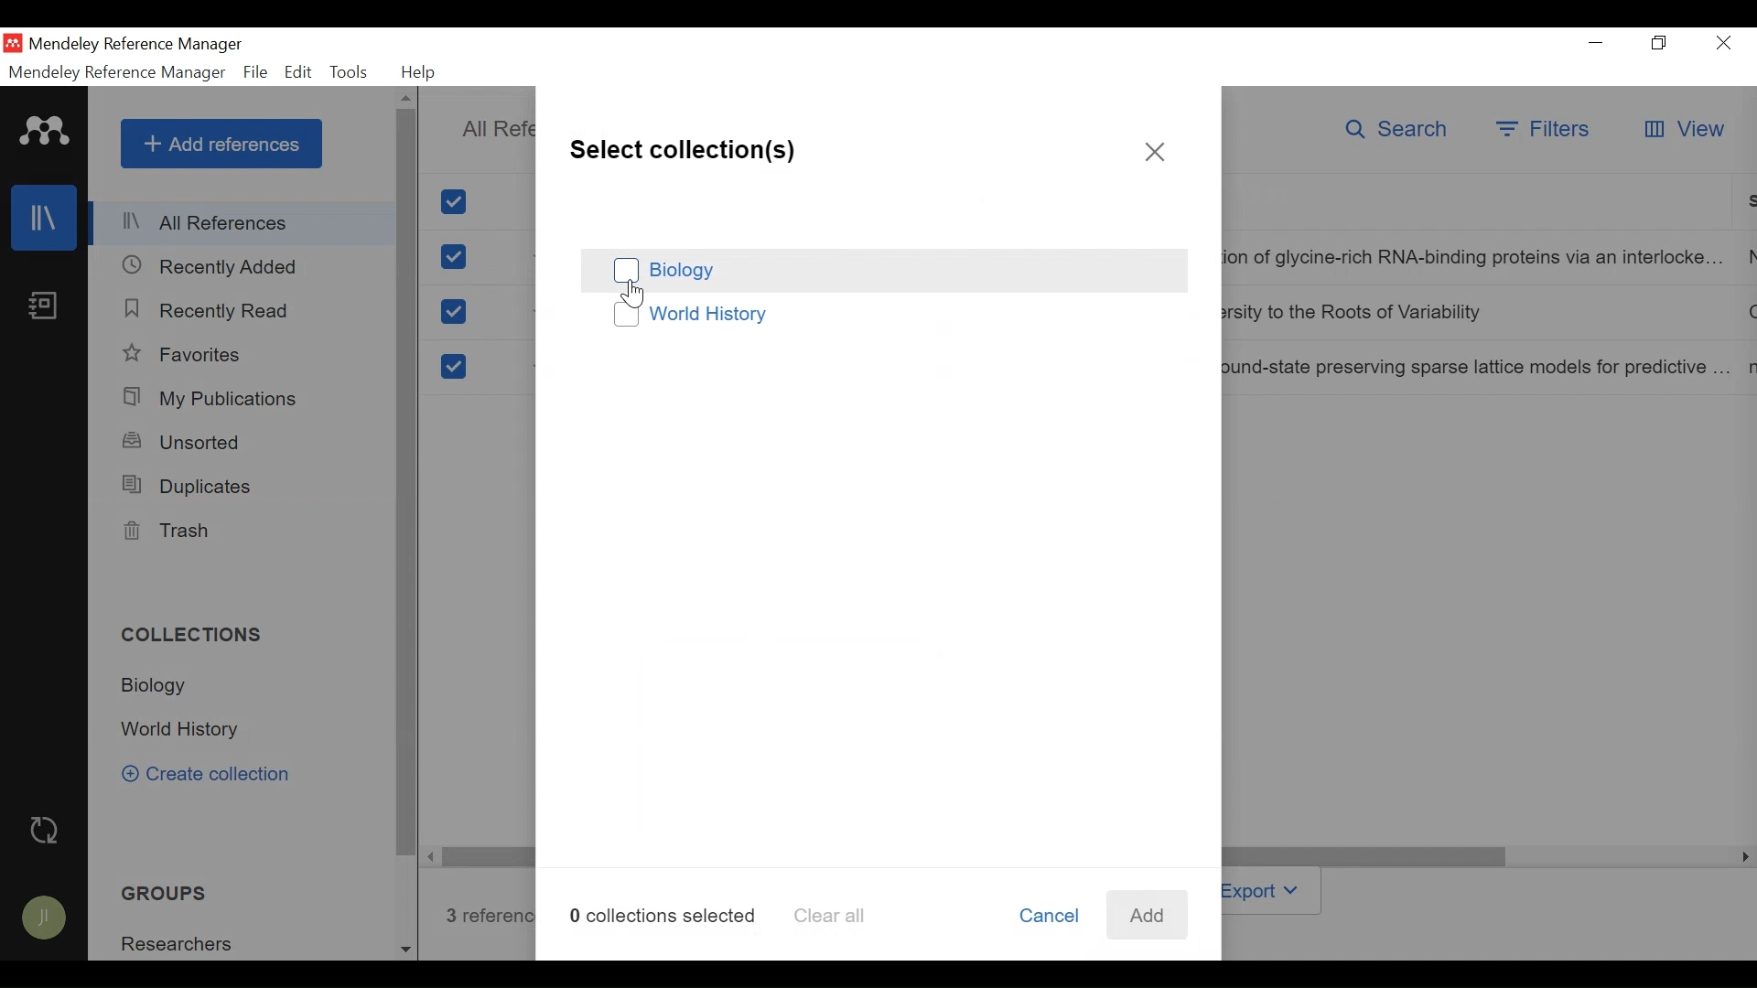 The width and height of the screenshot is (1757, 988). What do you see at coordinates (405, 947) in the screenshot?
I see `Scroll down` at bounding box center [405, 947].